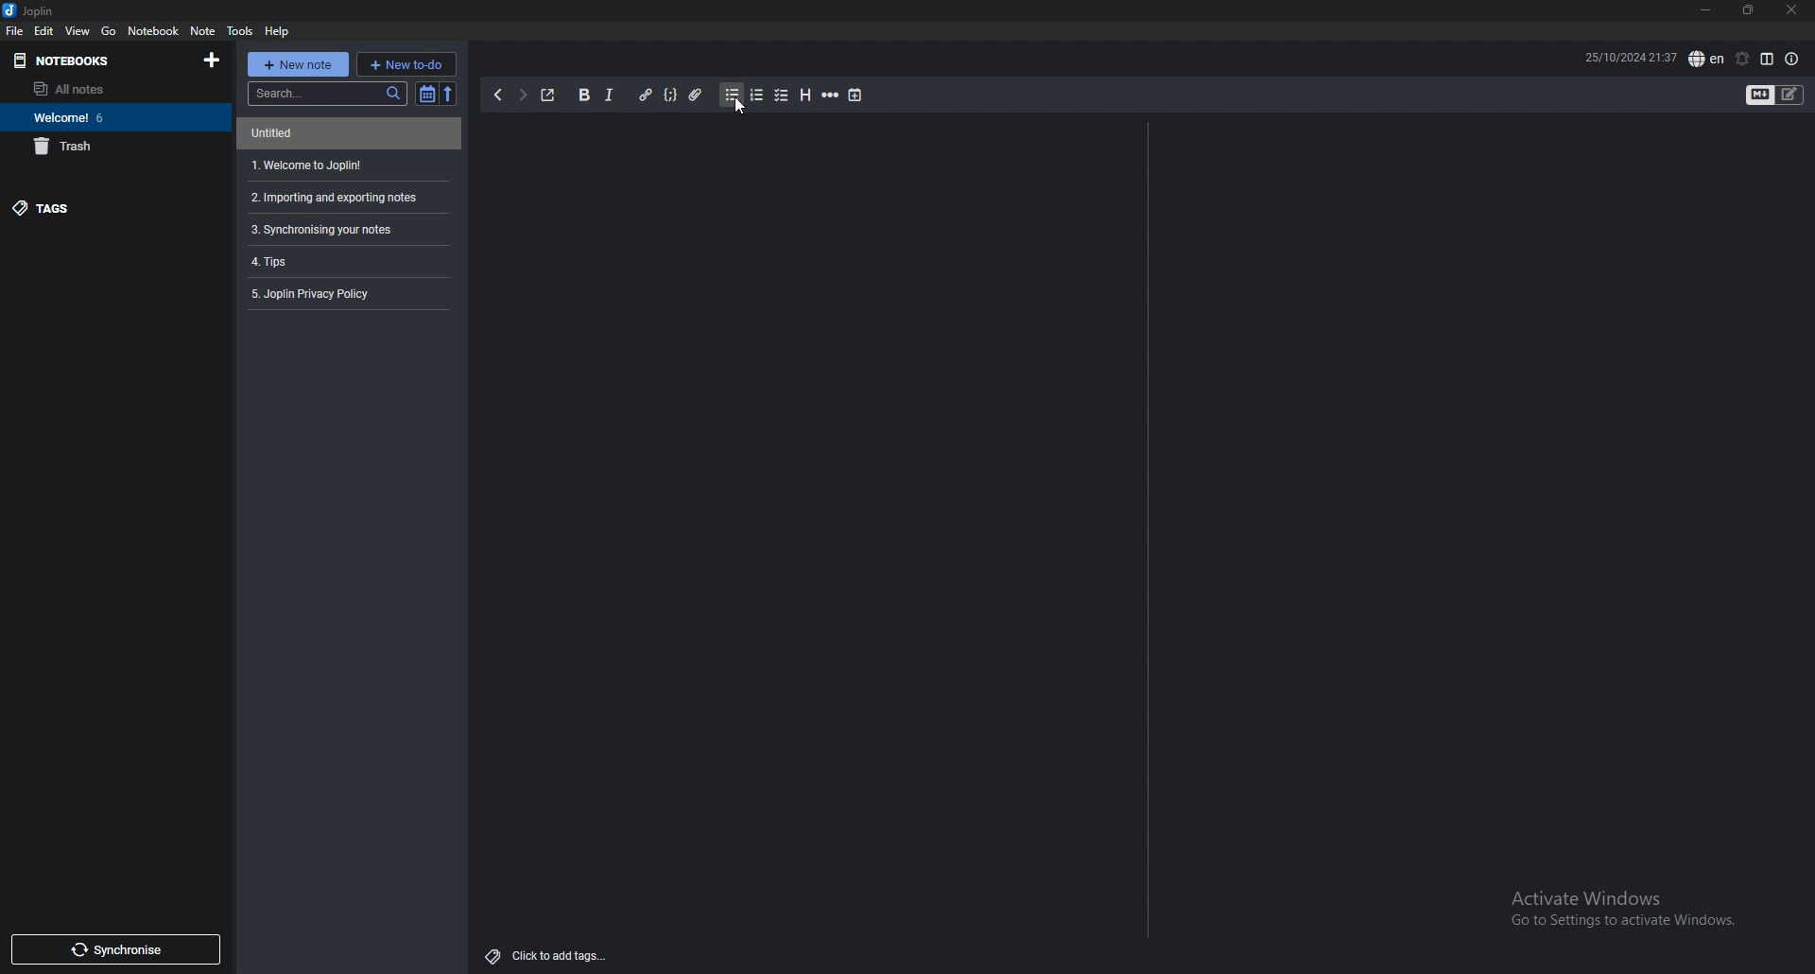  I want to click on checkbox, so click(777, 96).